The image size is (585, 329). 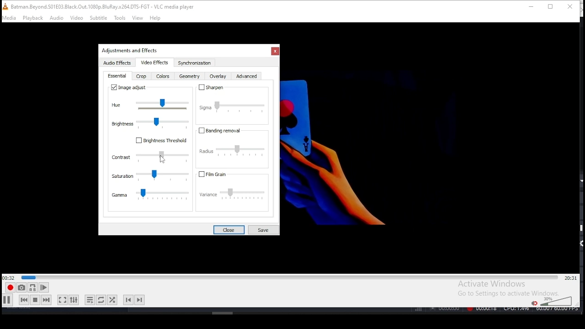 What do you see at coordinates (533, 302) in the screenshot?
I see `mute/unmute` at bounding box center [533, 302].